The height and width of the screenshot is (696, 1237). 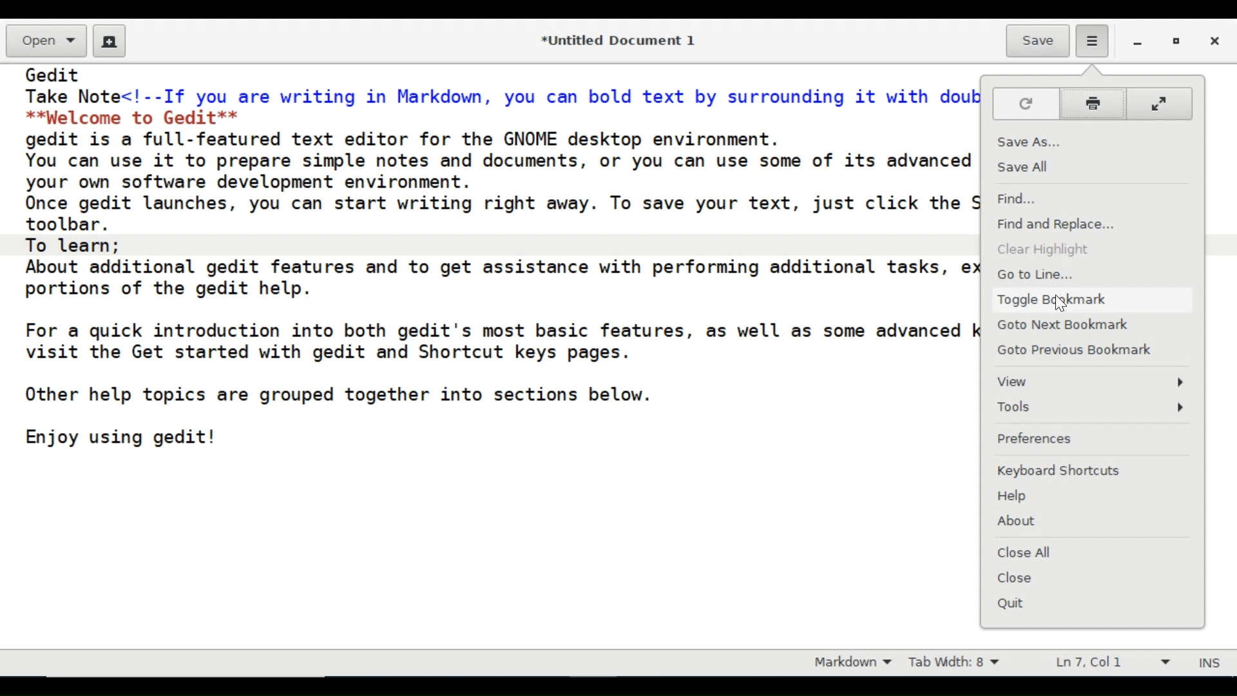 What do you see at coordinates (1091, 382) in the screenshot?
I see `View` at bounding box center [1091, 382].